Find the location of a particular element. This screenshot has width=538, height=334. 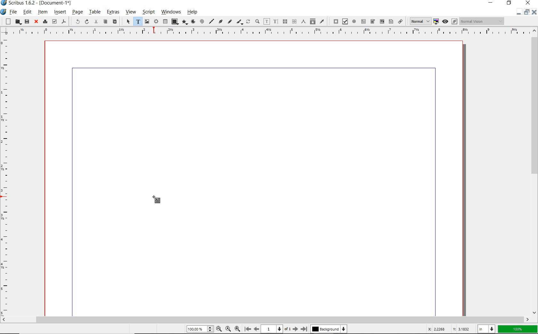

Last page is located at coordinates (303, 329).